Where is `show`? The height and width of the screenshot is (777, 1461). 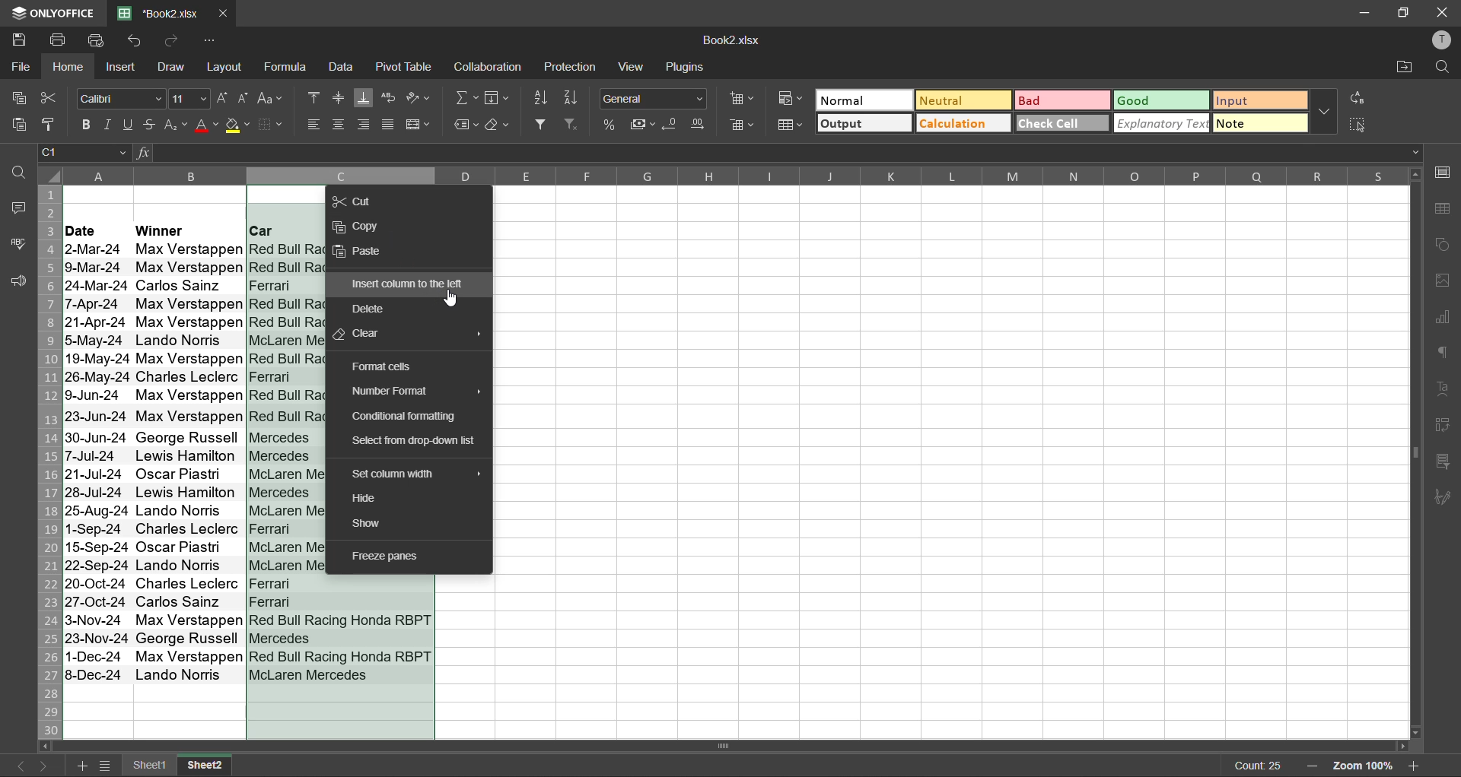
show is located at coordinates (370, 524).